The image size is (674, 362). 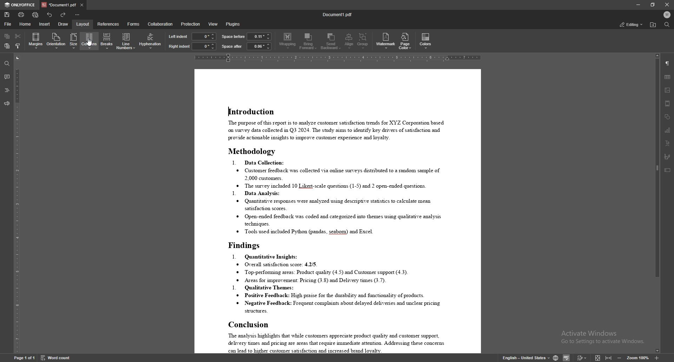 What do you see at coordinates (232, 47) in the screenshot?
I see `space after` at bounding box center [232, 47].